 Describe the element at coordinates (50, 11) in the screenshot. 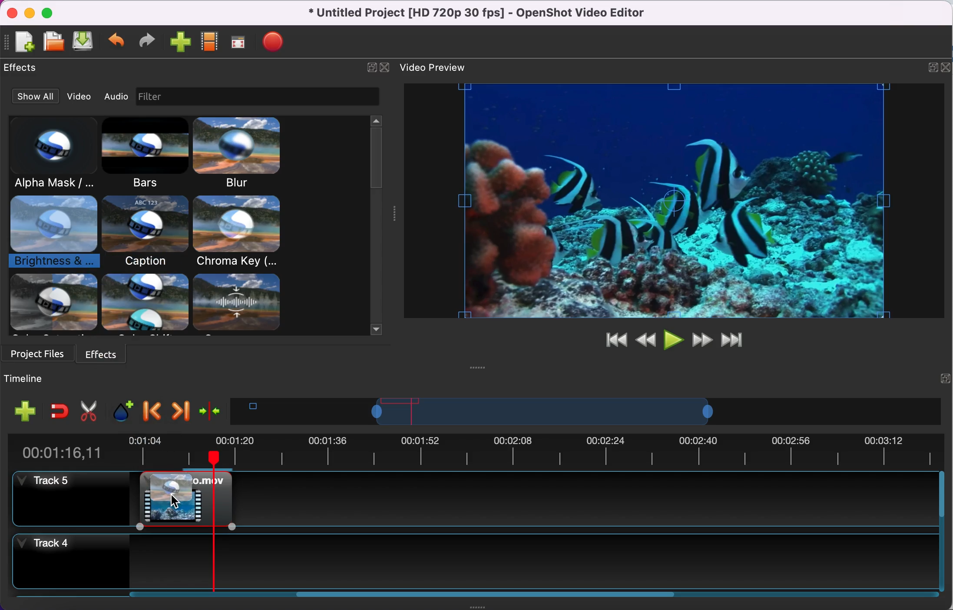

I see `maximize` at that location.